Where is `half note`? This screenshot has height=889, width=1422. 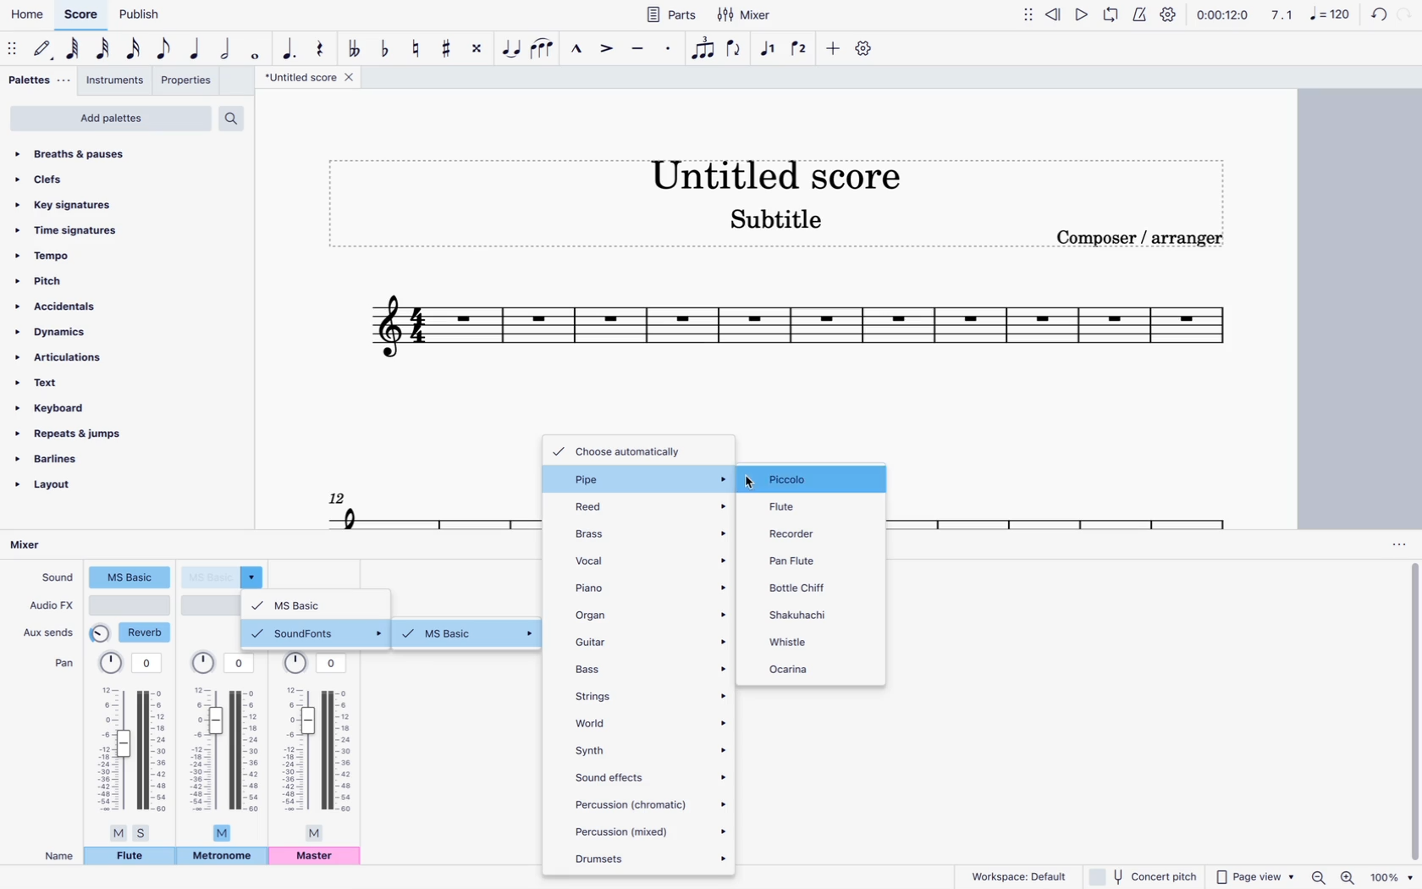
half note is located at coordinates (229, 49).